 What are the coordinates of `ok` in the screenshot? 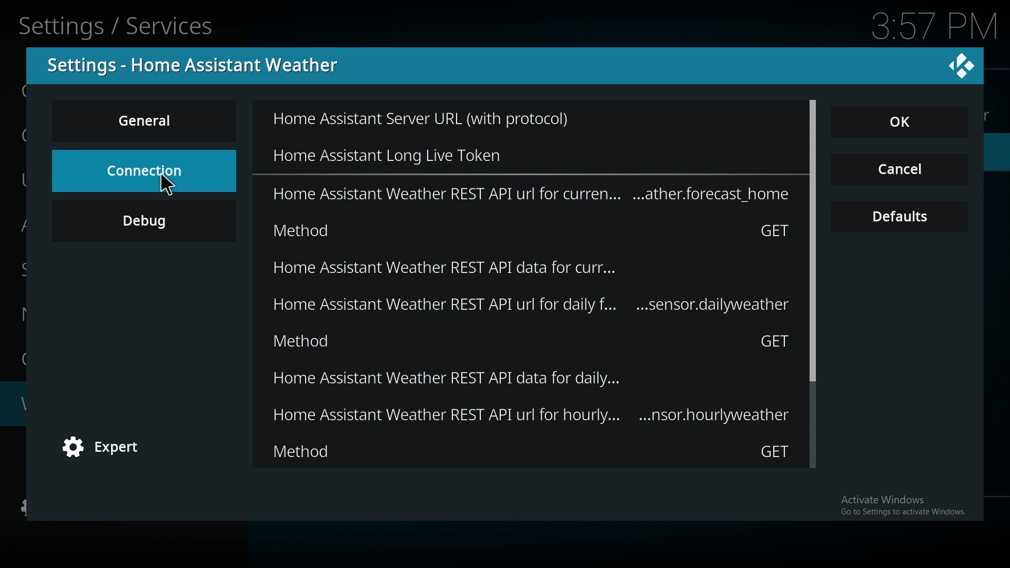 It's located at (906, 123).